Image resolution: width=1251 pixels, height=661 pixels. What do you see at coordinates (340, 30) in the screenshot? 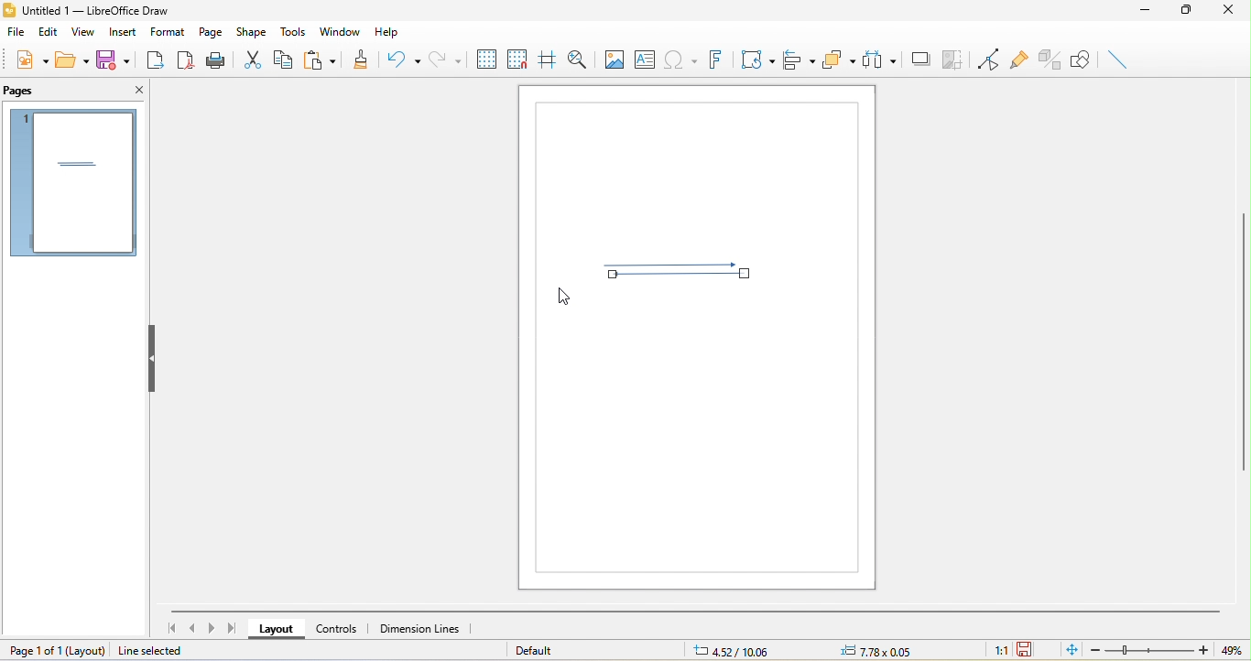
I see `window` at bounding box center [340, 30].